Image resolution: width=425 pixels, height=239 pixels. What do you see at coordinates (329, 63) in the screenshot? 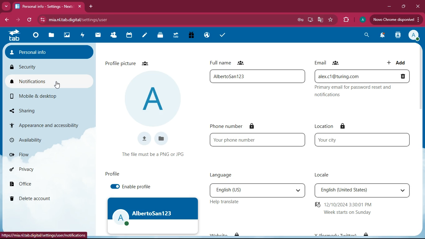
I see `email` at bounding box center [329, 63].